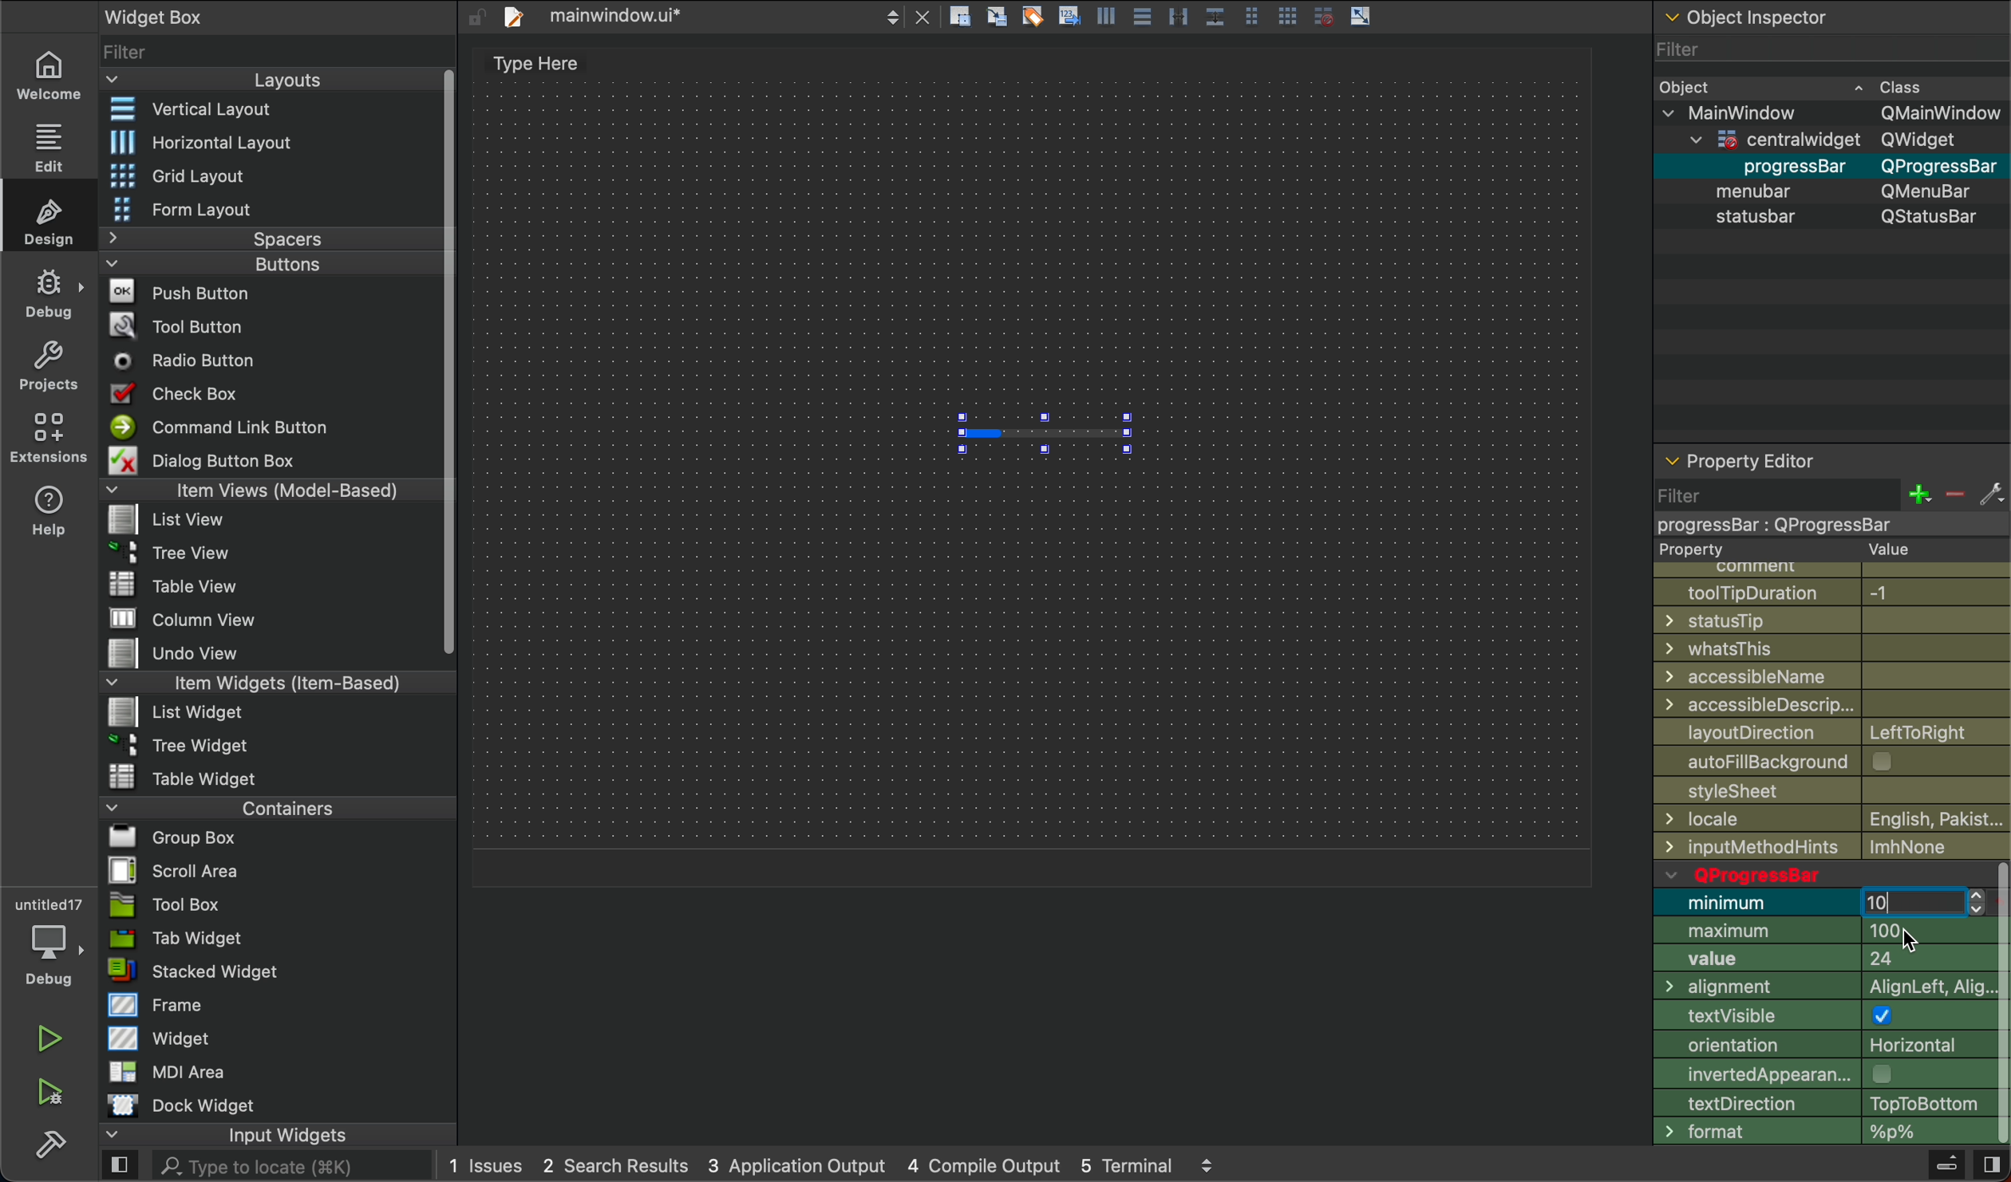 This screenshot has width=2011, height=1182. What do you see at coordinates (1821, 962) in the screenshot?
I see `value` at bounding box center [1821, 962].